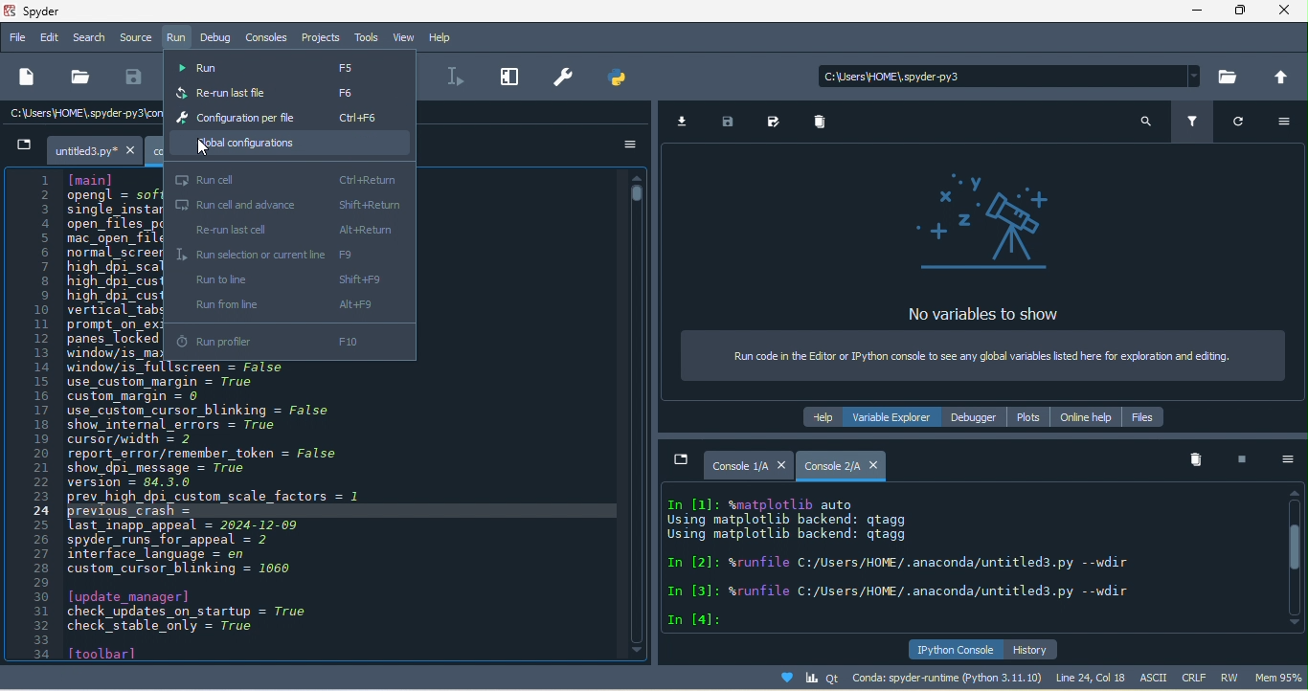 The image size is (1308, 691). Describe the element at coordinates (441, 37) in the screenshot. I see `help` at that location.